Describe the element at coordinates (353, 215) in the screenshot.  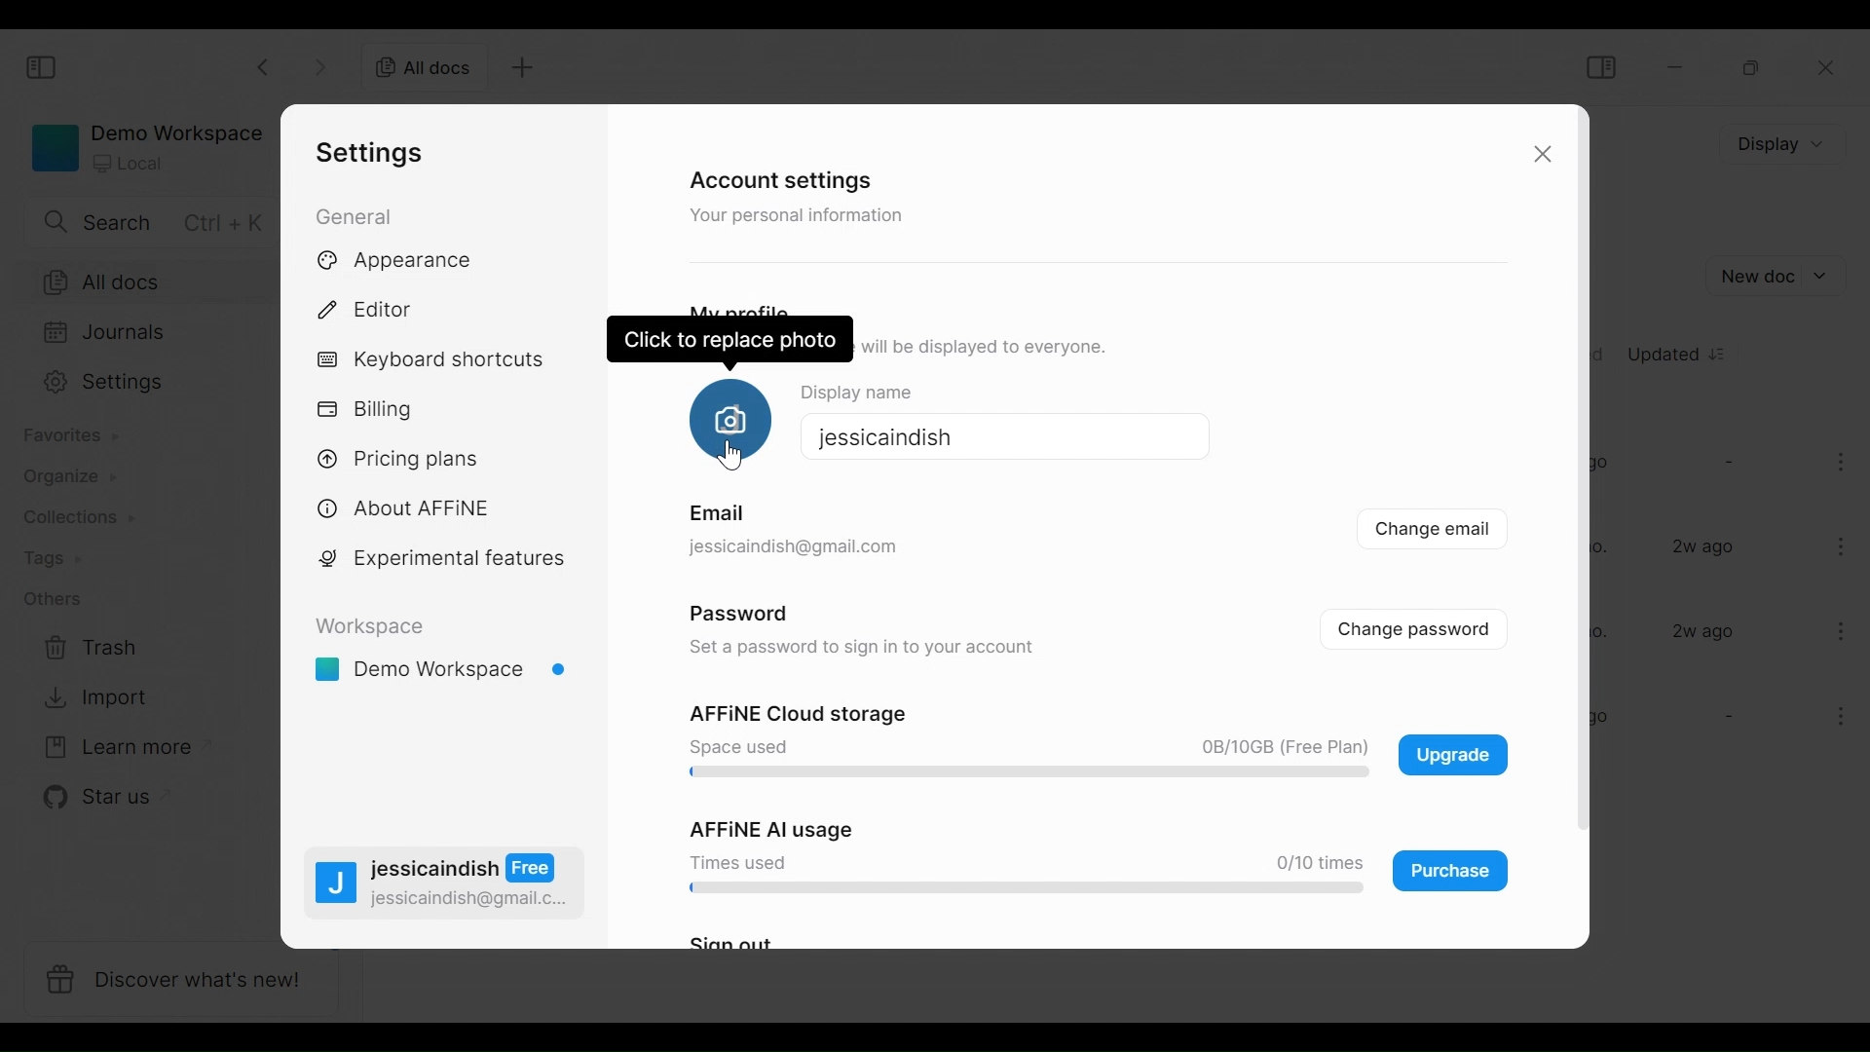
I see `General` at that location.